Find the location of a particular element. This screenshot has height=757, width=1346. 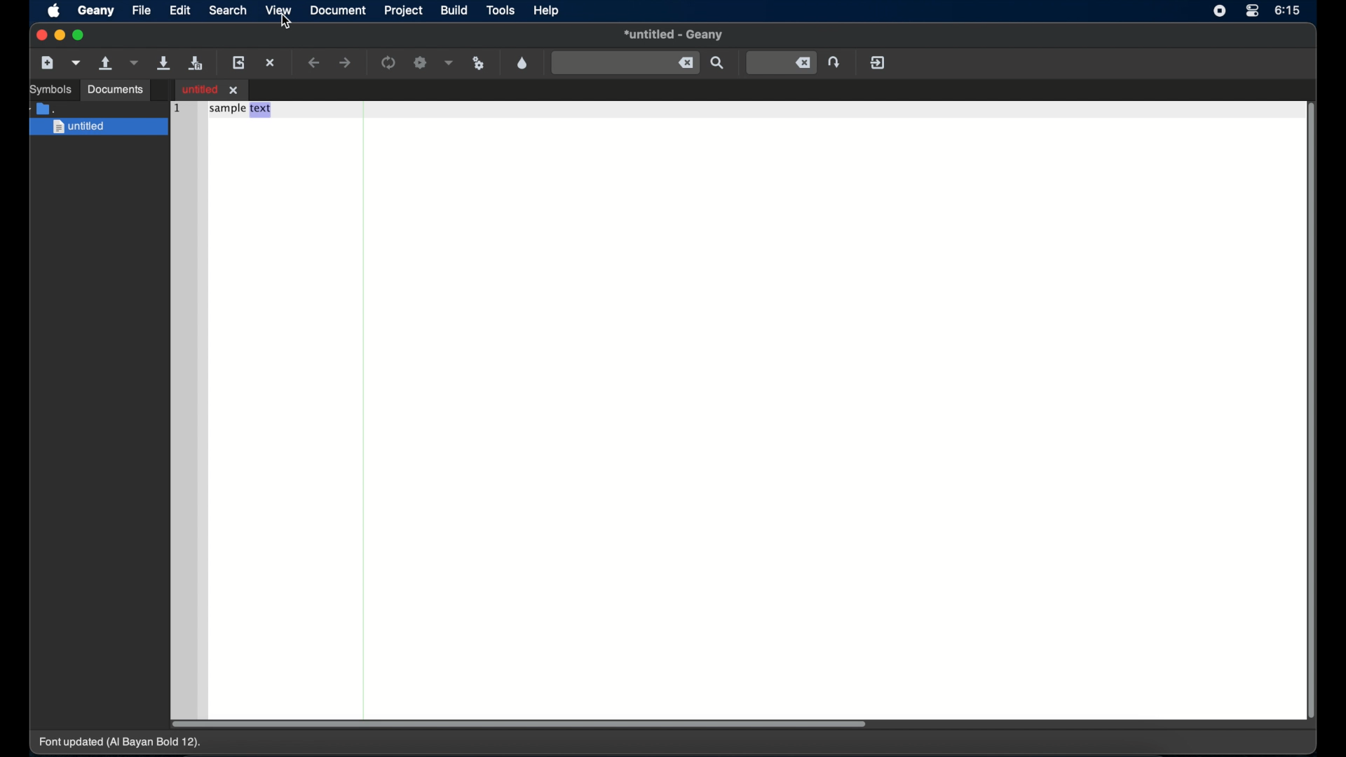

navigate forward a location is located at coordinates (346, 62).